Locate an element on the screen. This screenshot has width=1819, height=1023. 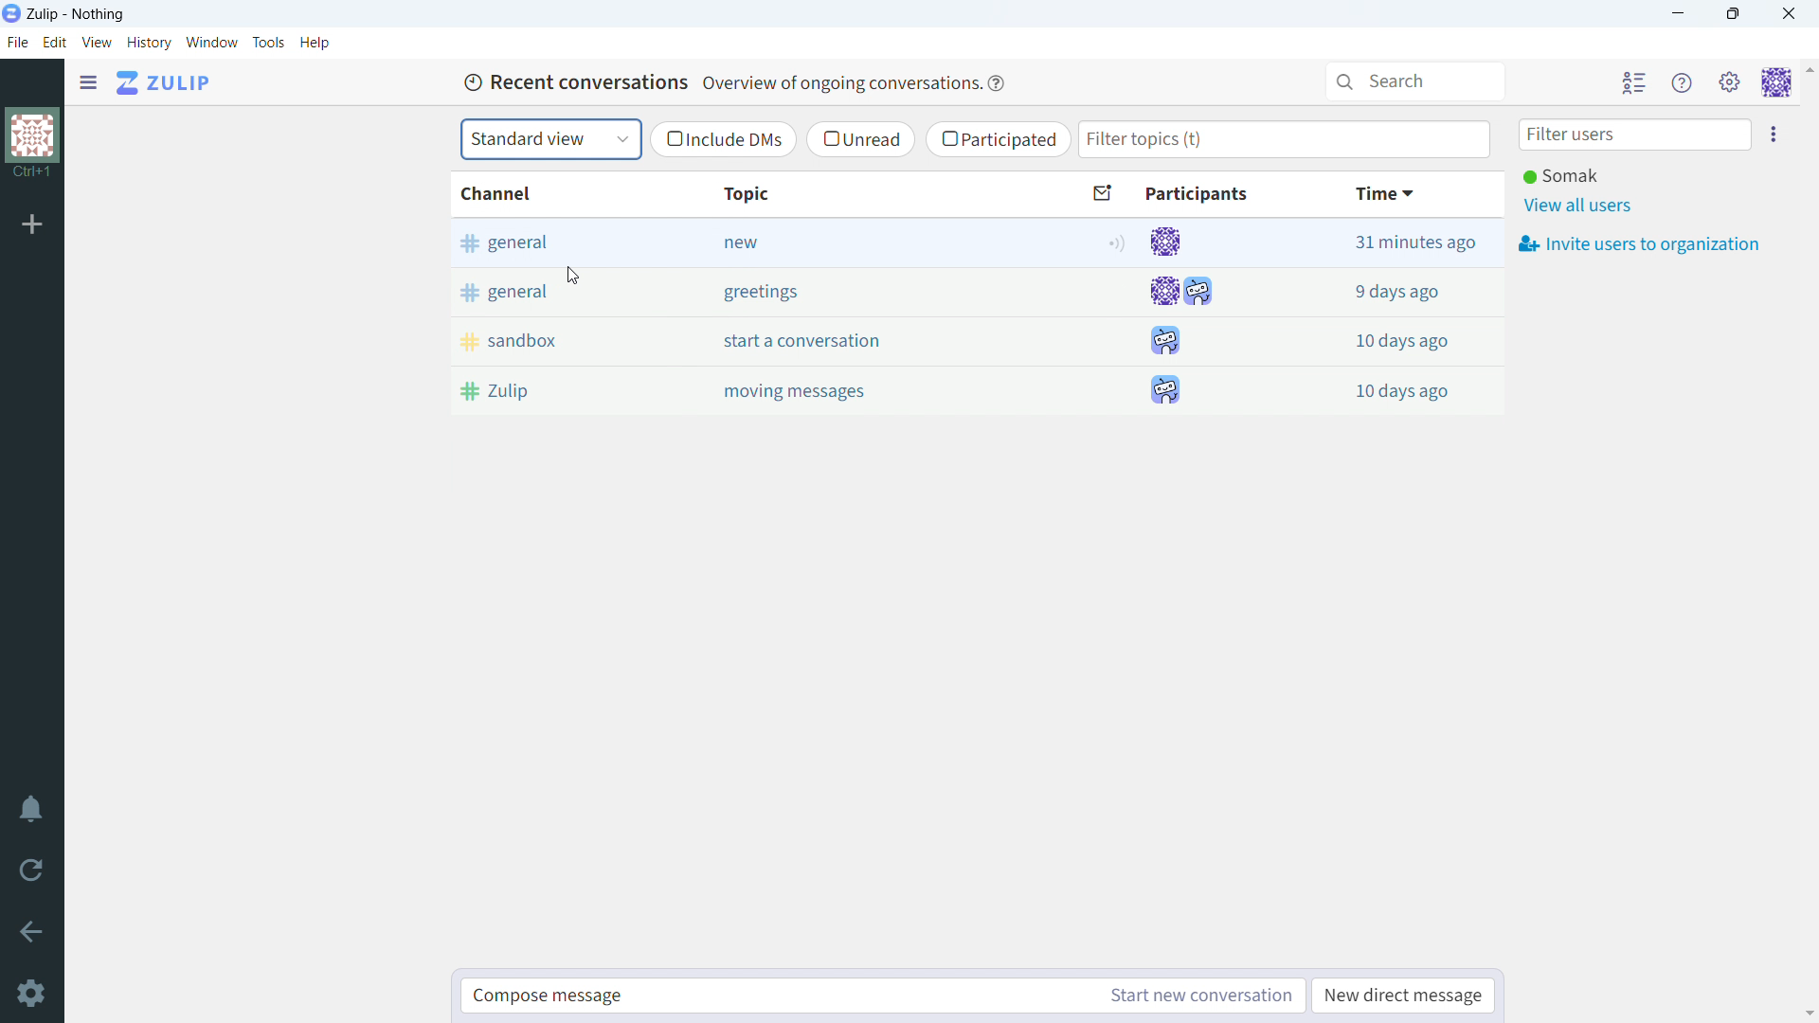
filter user is located at coordinates (1635, 135).